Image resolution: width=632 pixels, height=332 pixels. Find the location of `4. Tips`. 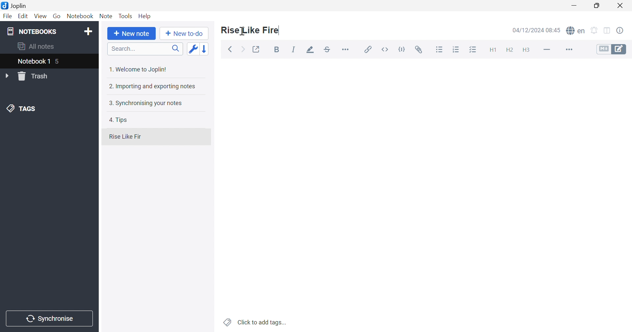

4. Tips is located at coordinates (118, 121).